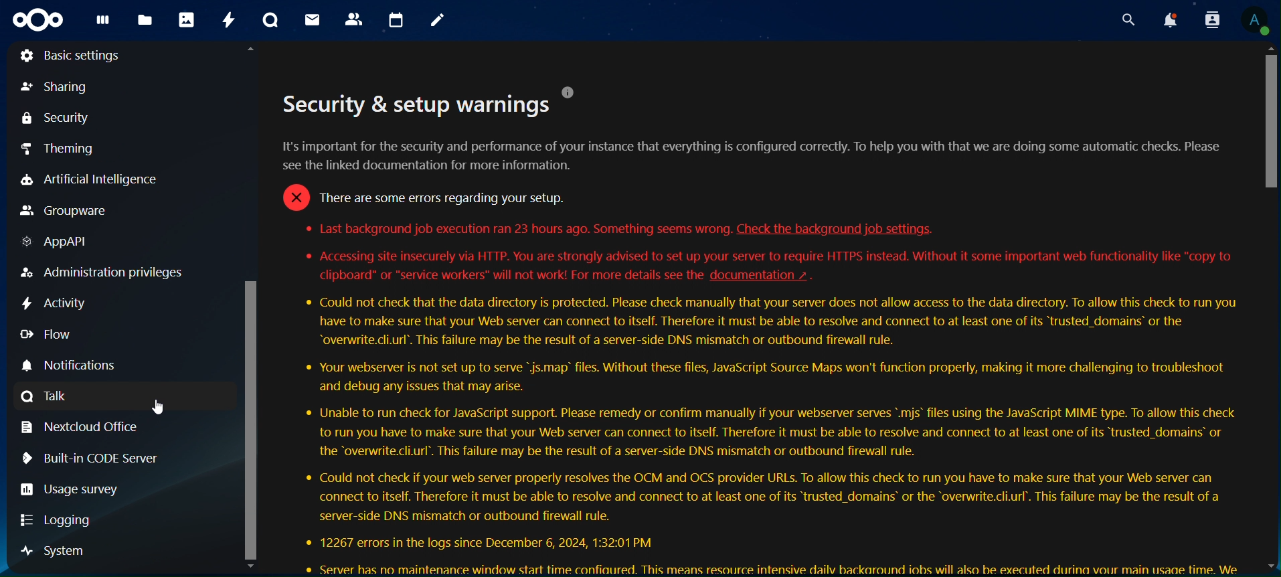 The height and width of the screenshot is (577, 1281). What do you see at coordinates (480, 541) in the screenshot?
I see `® 12267 errors in the logs since December 6, 2024, 1:32:01 PM` at bounding box center [480, 541].